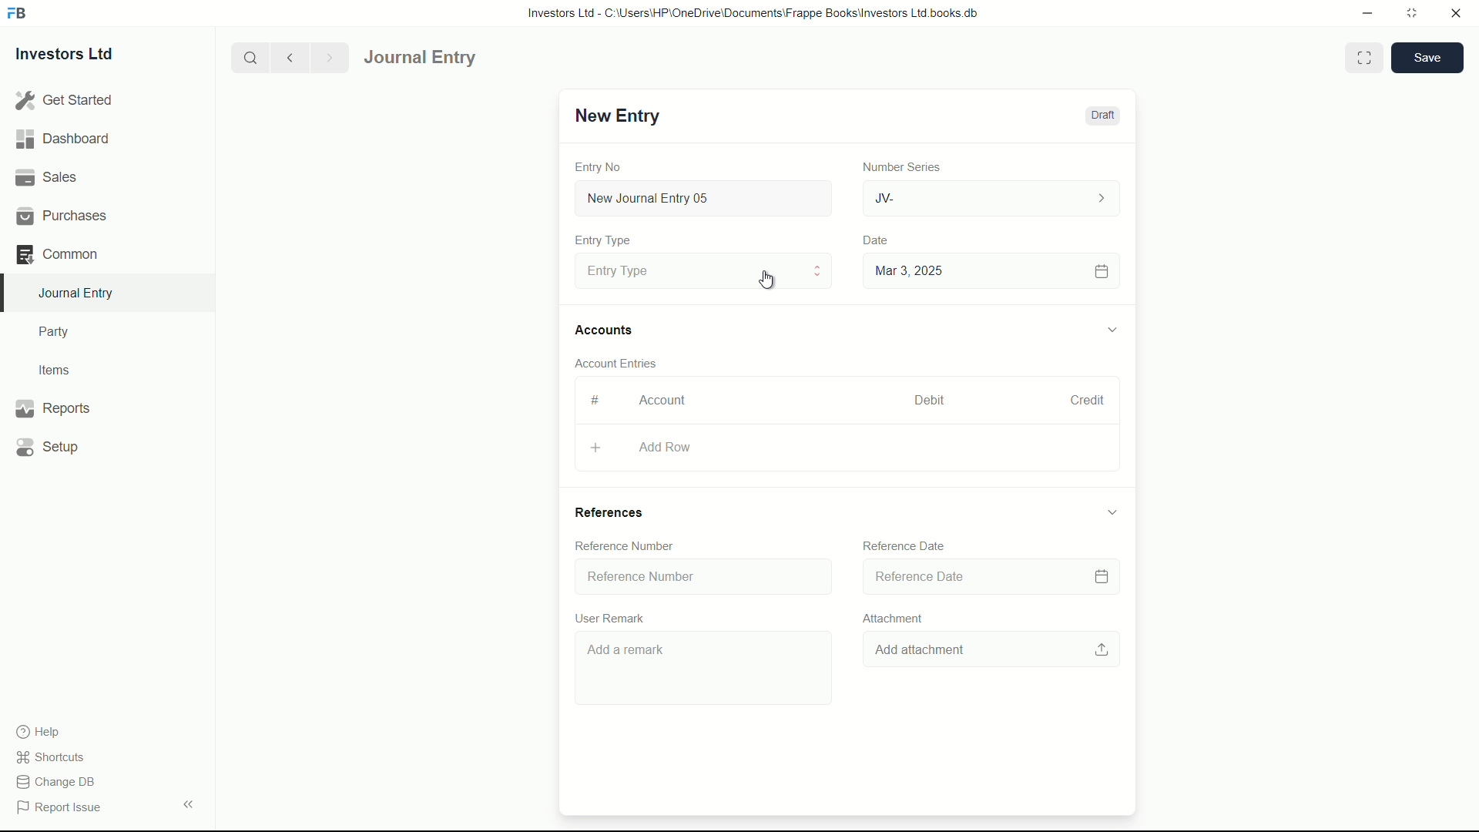 This screenshot has width=1479, height=832. What do you see at coordinates (1363, 12) in the screenshot?
I see `minimize` at bounding box center [1363, 12].